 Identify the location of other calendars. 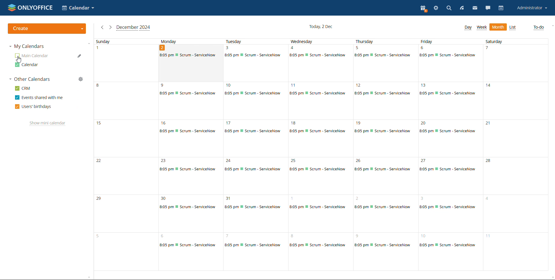
(29, 79).